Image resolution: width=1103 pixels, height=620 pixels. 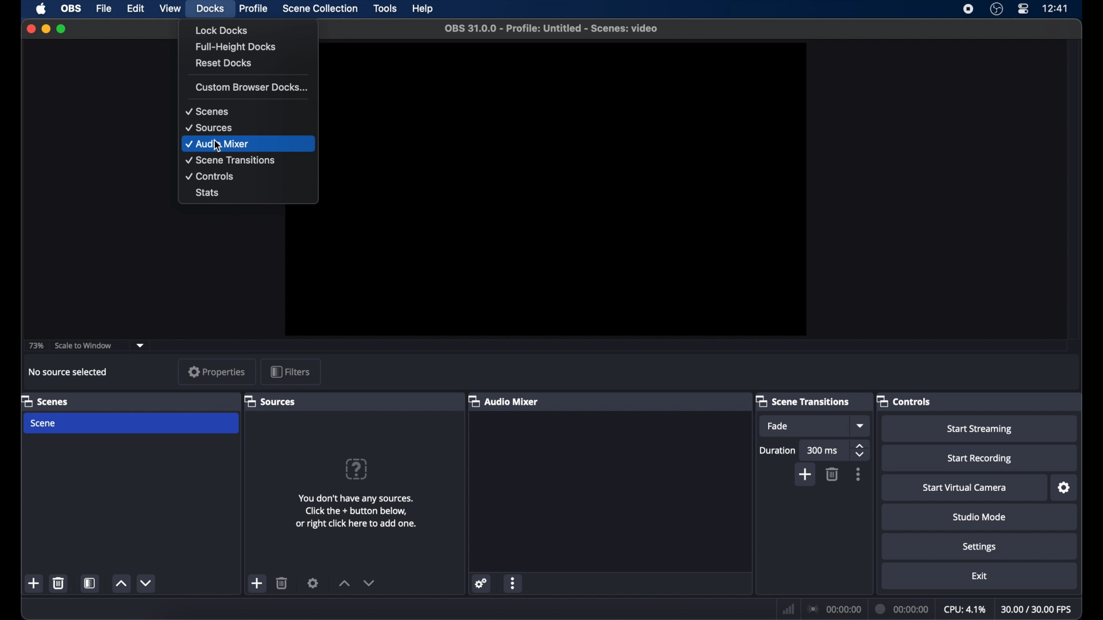 I want to click on audio mixer, so click(x=504, y=401).